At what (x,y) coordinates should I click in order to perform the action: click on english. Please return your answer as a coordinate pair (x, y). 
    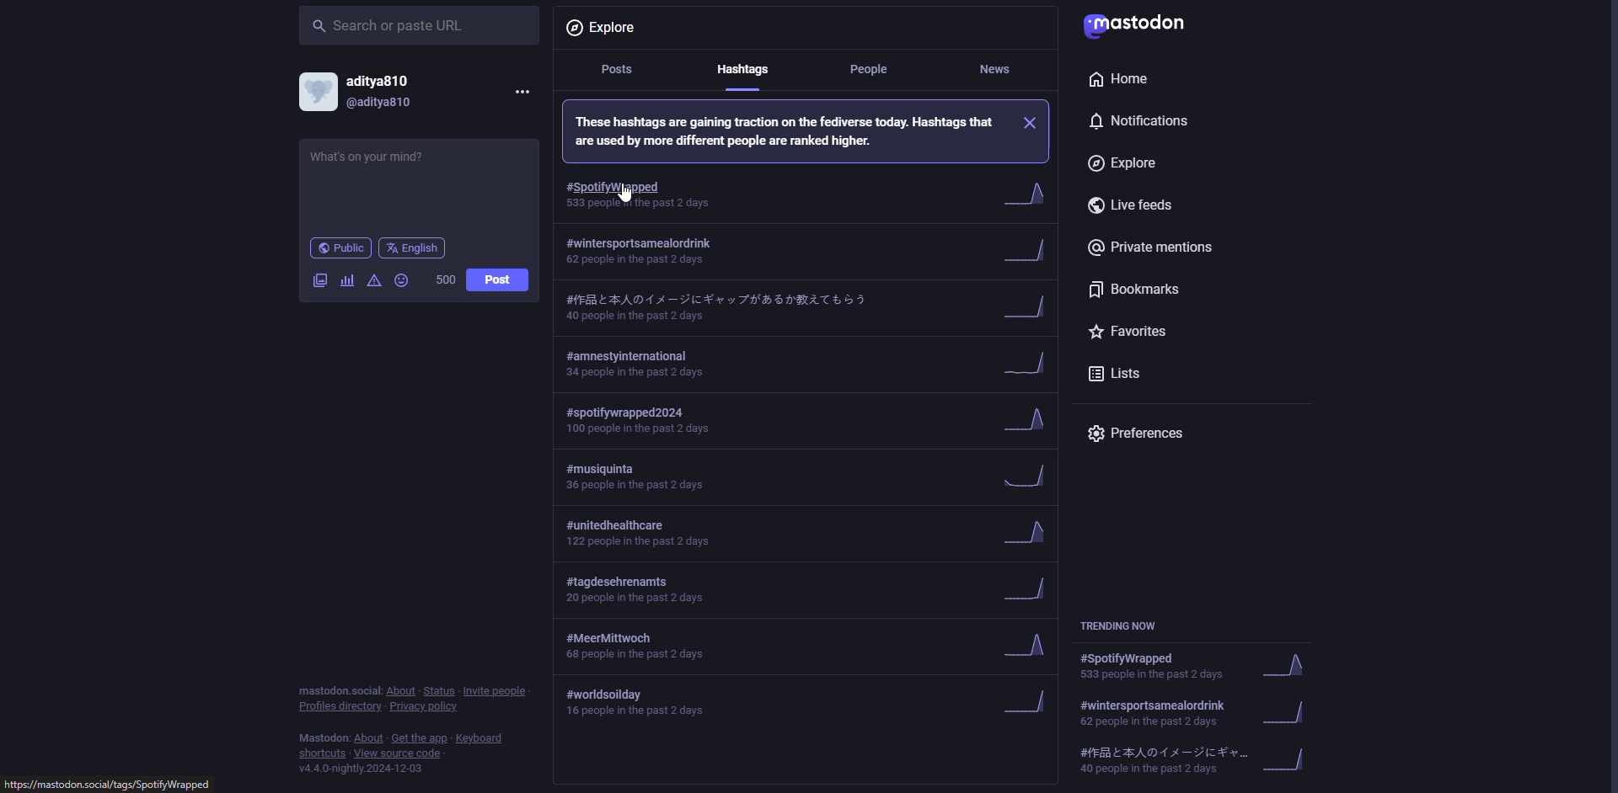
    Looking at the image, I should click on (416, 248).